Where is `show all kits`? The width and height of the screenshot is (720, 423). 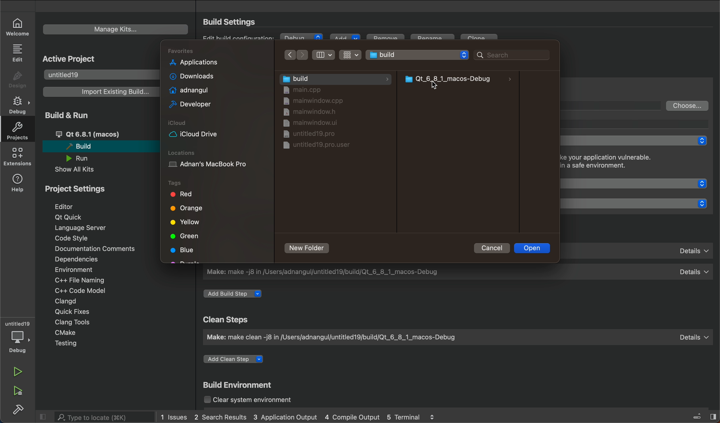 show all kits is located at coordinates (82, 170).